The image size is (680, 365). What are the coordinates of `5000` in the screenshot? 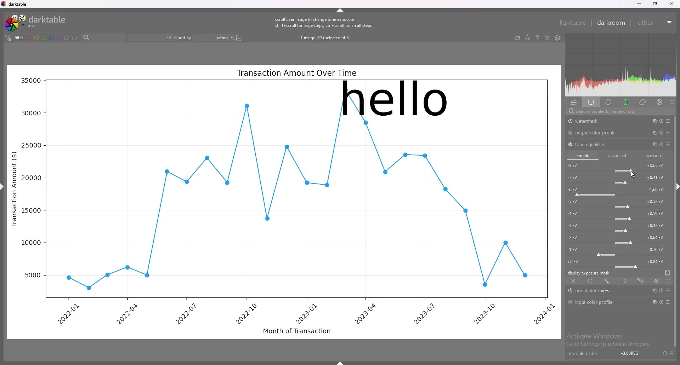 It's located at (32, 275).